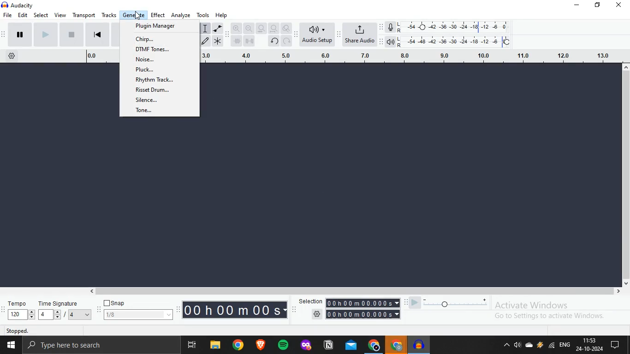 Image resolution: width=630 pixels, height=354 pixels. I want to click on Time Shift, so click(237, 41).